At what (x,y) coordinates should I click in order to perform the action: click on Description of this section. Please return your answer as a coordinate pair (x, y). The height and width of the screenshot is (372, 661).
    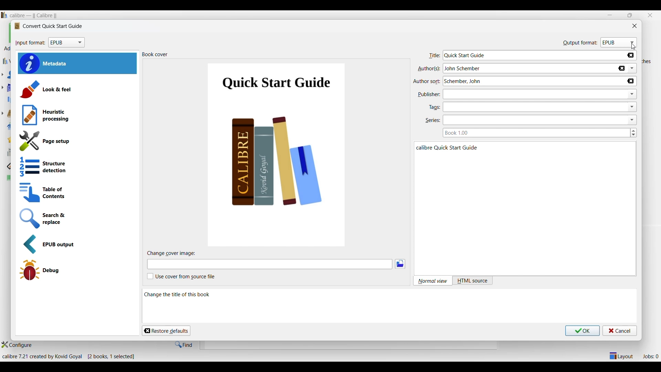
    Looking at the image, I should click on (373, 306).